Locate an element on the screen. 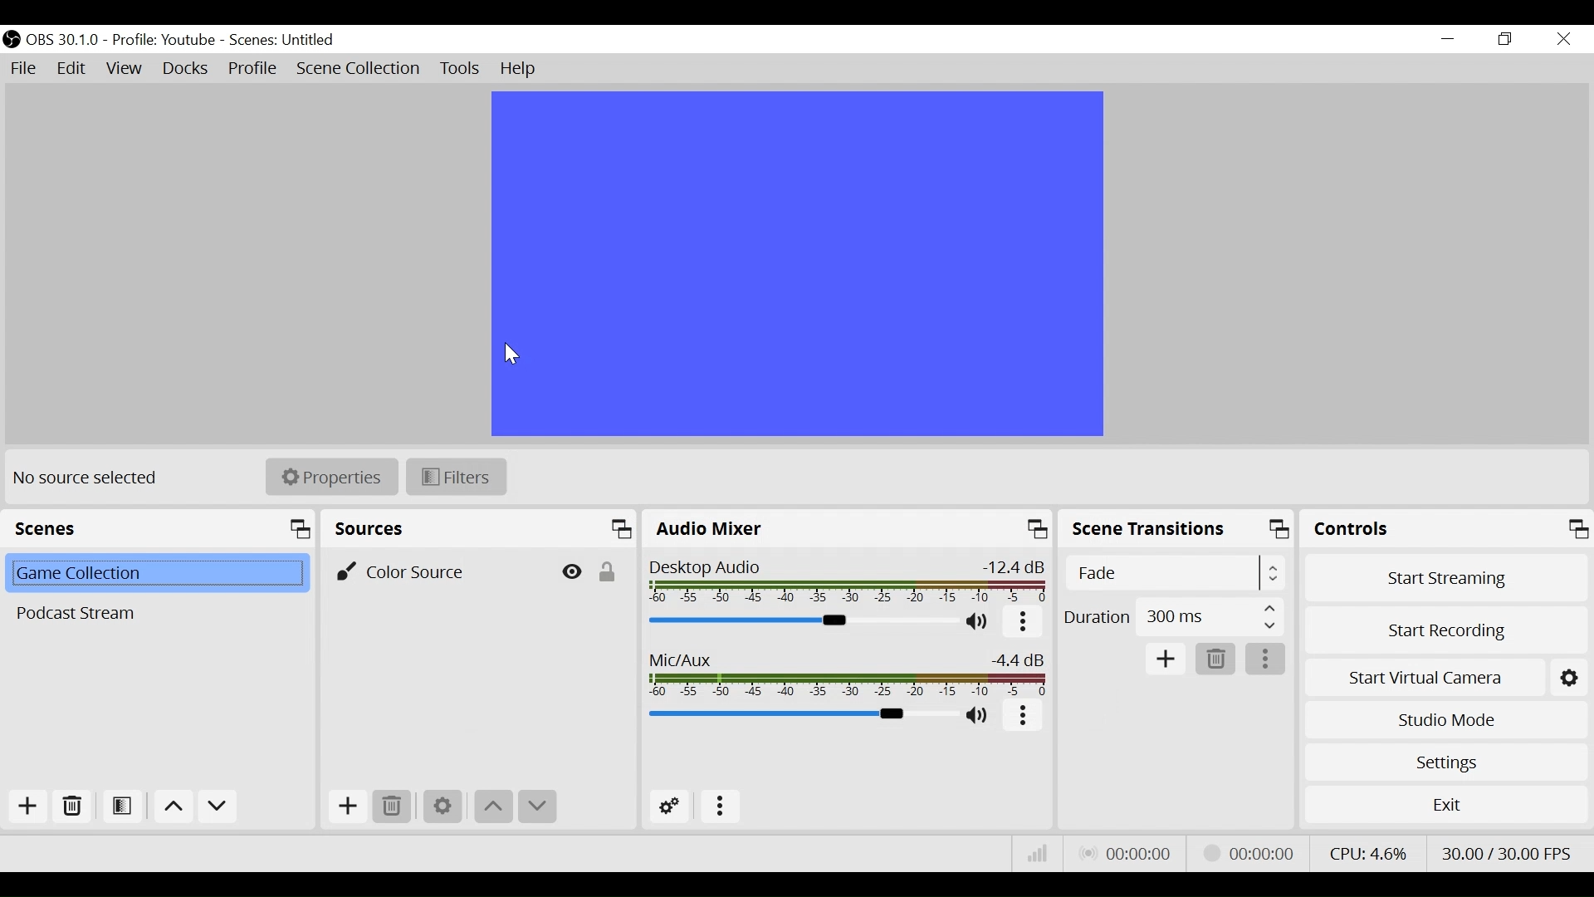 The width and height of the screenshot is (1594, 897). Settings is located at coordinates (1443, 762).